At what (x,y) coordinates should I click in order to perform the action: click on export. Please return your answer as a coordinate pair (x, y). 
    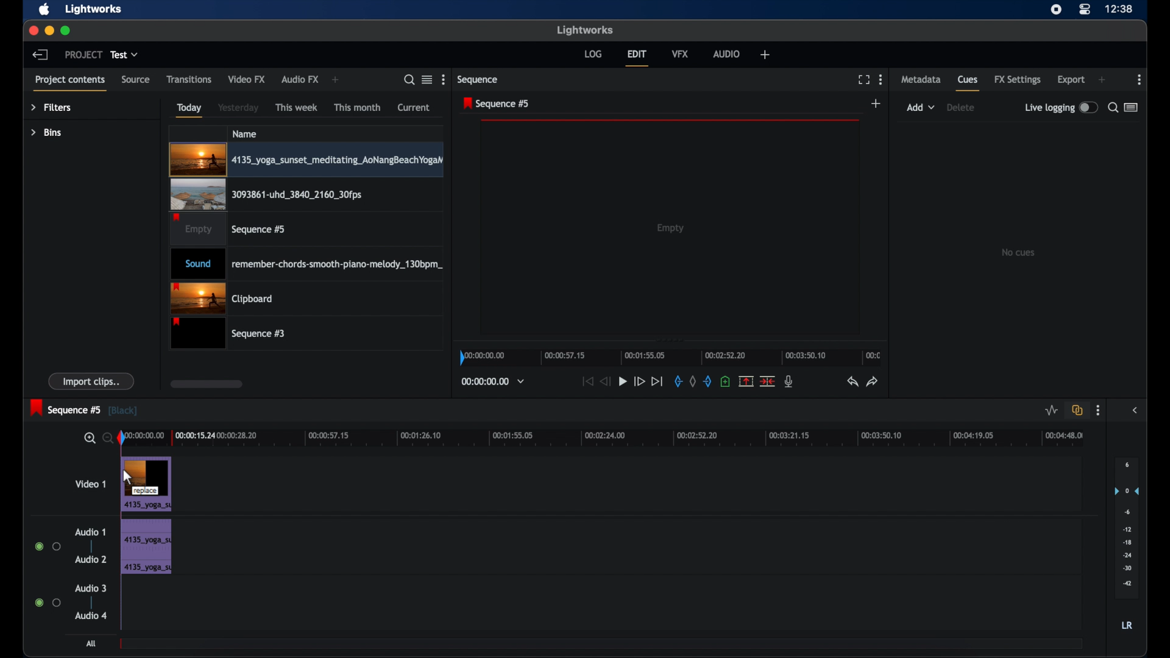
    Looking at the image, I should click on (1072, 80).